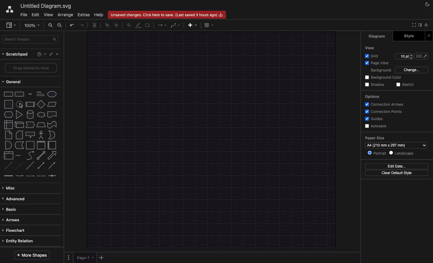 The height and width of the screenshot is (263, 433). What do you see at coordinates (69, 257) in the screenshot?
I see `Options ` at bounding box center [69, 257].